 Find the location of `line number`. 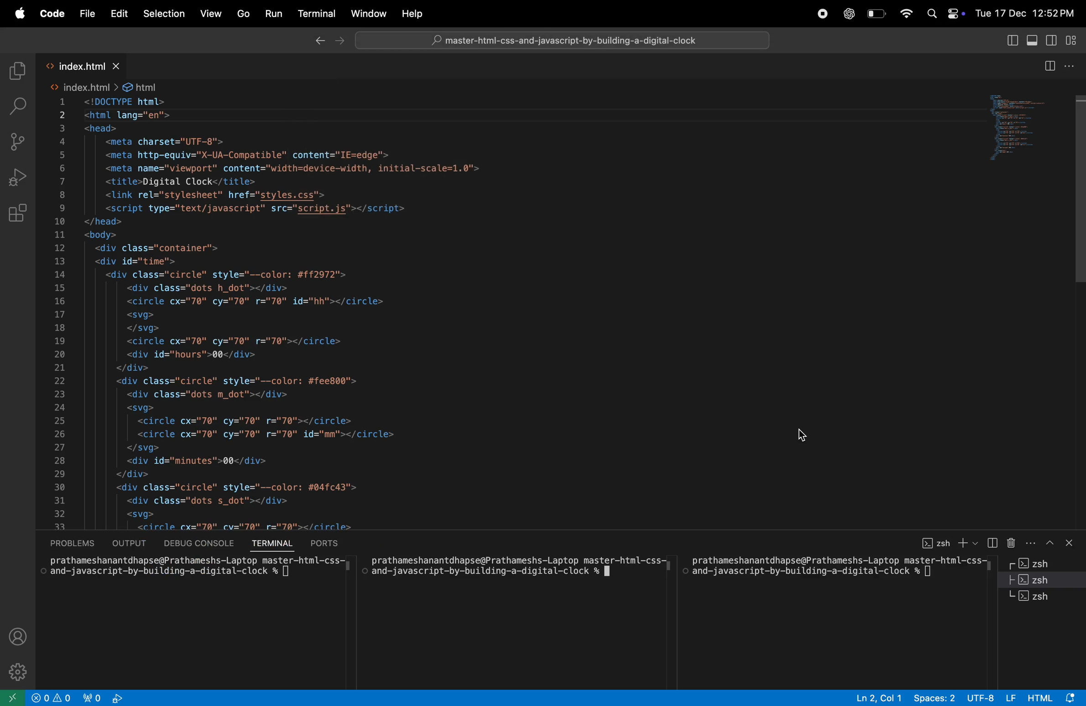

line number is located at coordinates (60, 315).